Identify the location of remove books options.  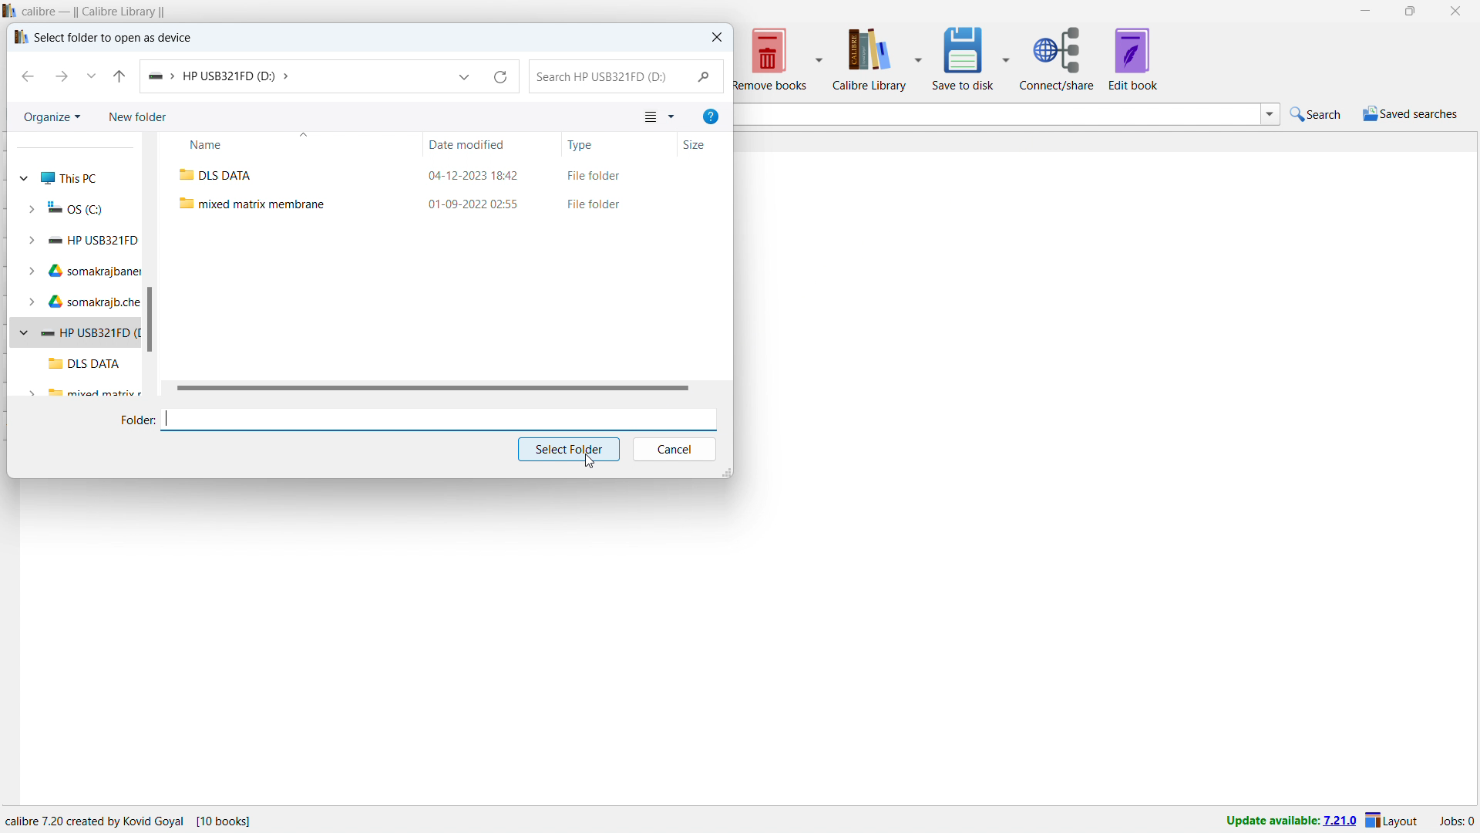
(819, 59).